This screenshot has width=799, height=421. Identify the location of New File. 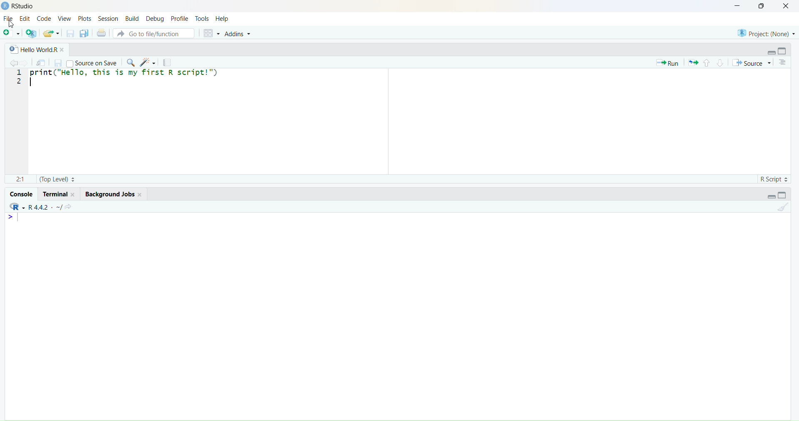
(11, 34).